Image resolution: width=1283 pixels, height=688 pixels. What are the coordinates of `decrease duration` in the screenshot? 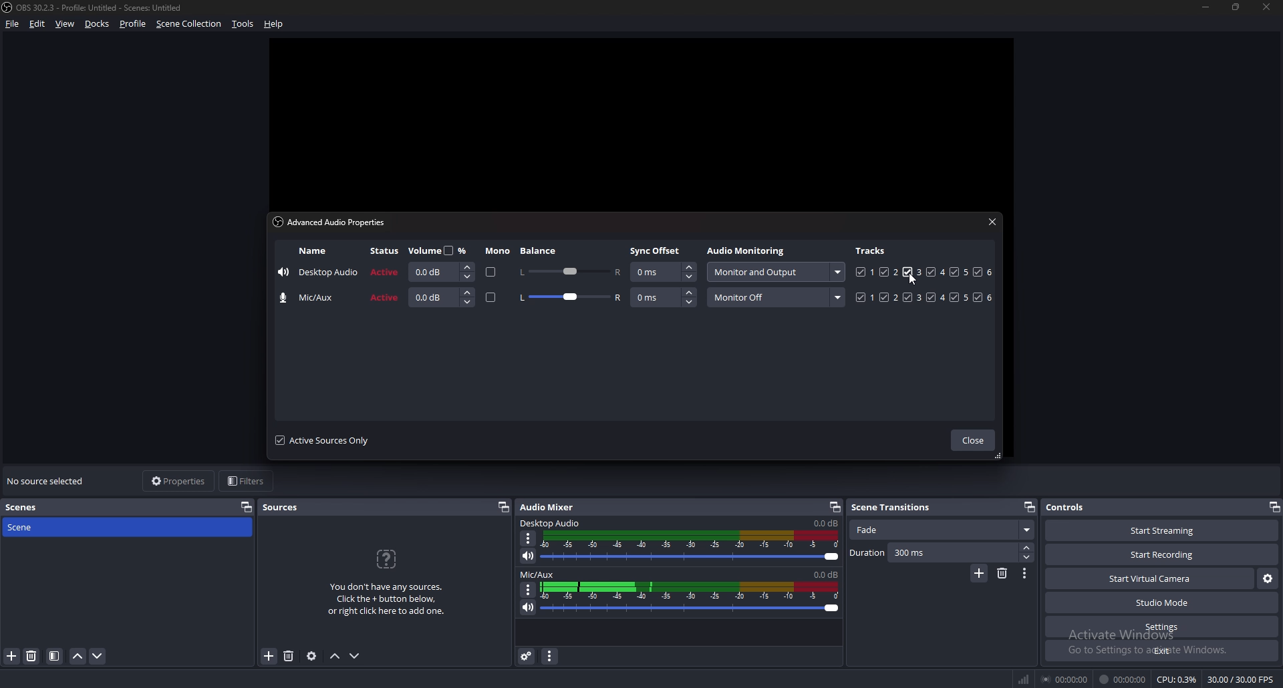 It's located at (1026, 558).